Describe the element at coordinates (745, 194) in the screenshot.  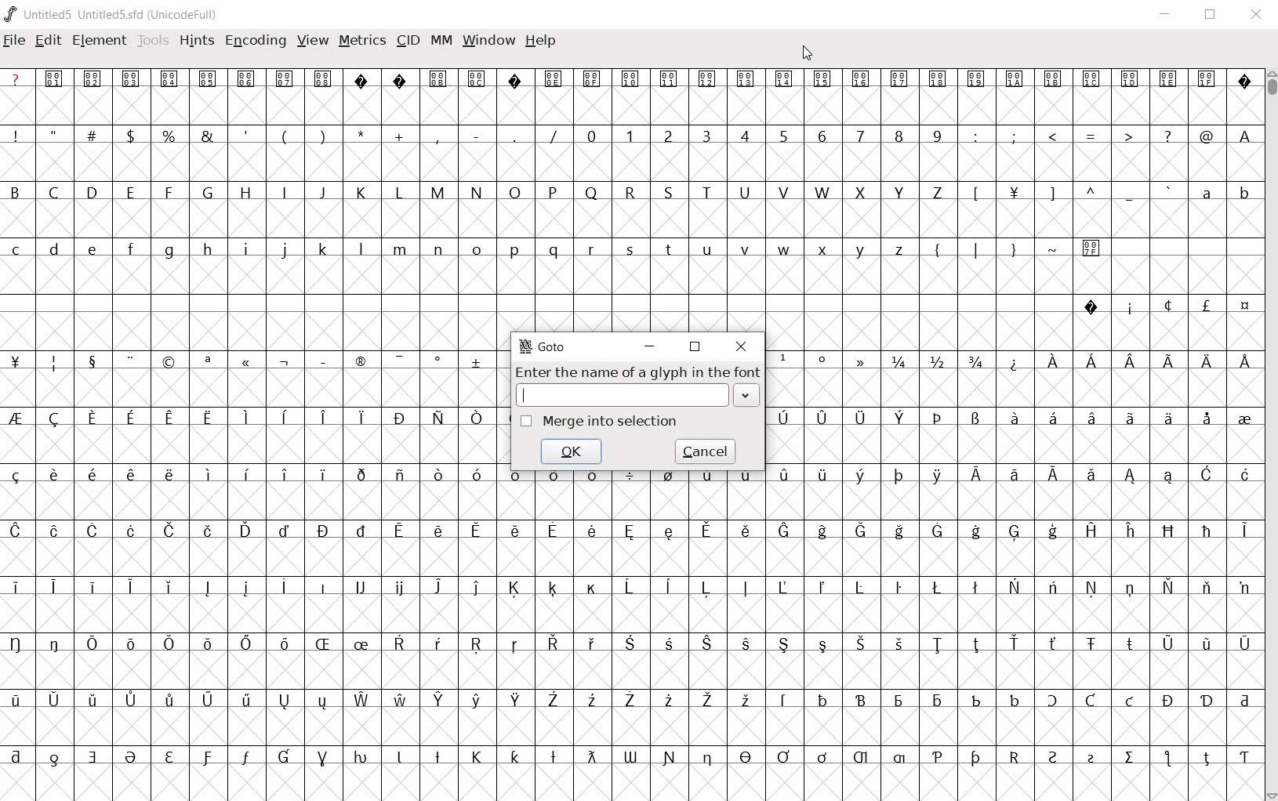
I see `U` at that location.